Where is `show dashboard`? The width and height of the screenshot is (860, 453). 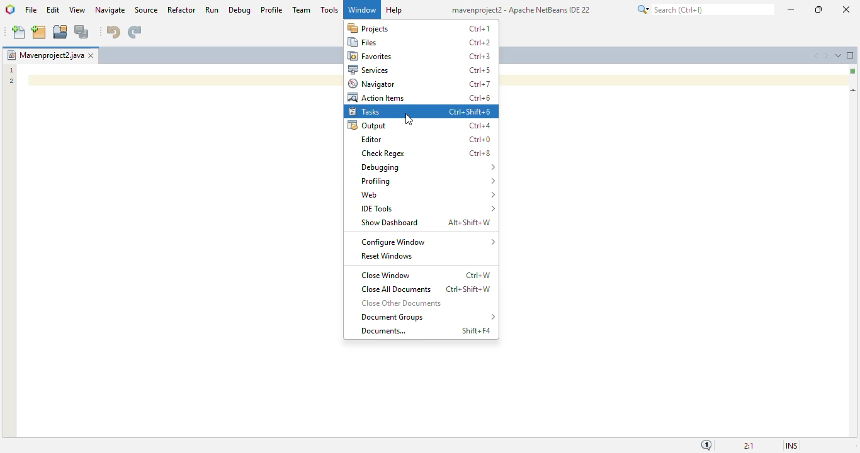 show dashboard is located at coordinates (389, 222).